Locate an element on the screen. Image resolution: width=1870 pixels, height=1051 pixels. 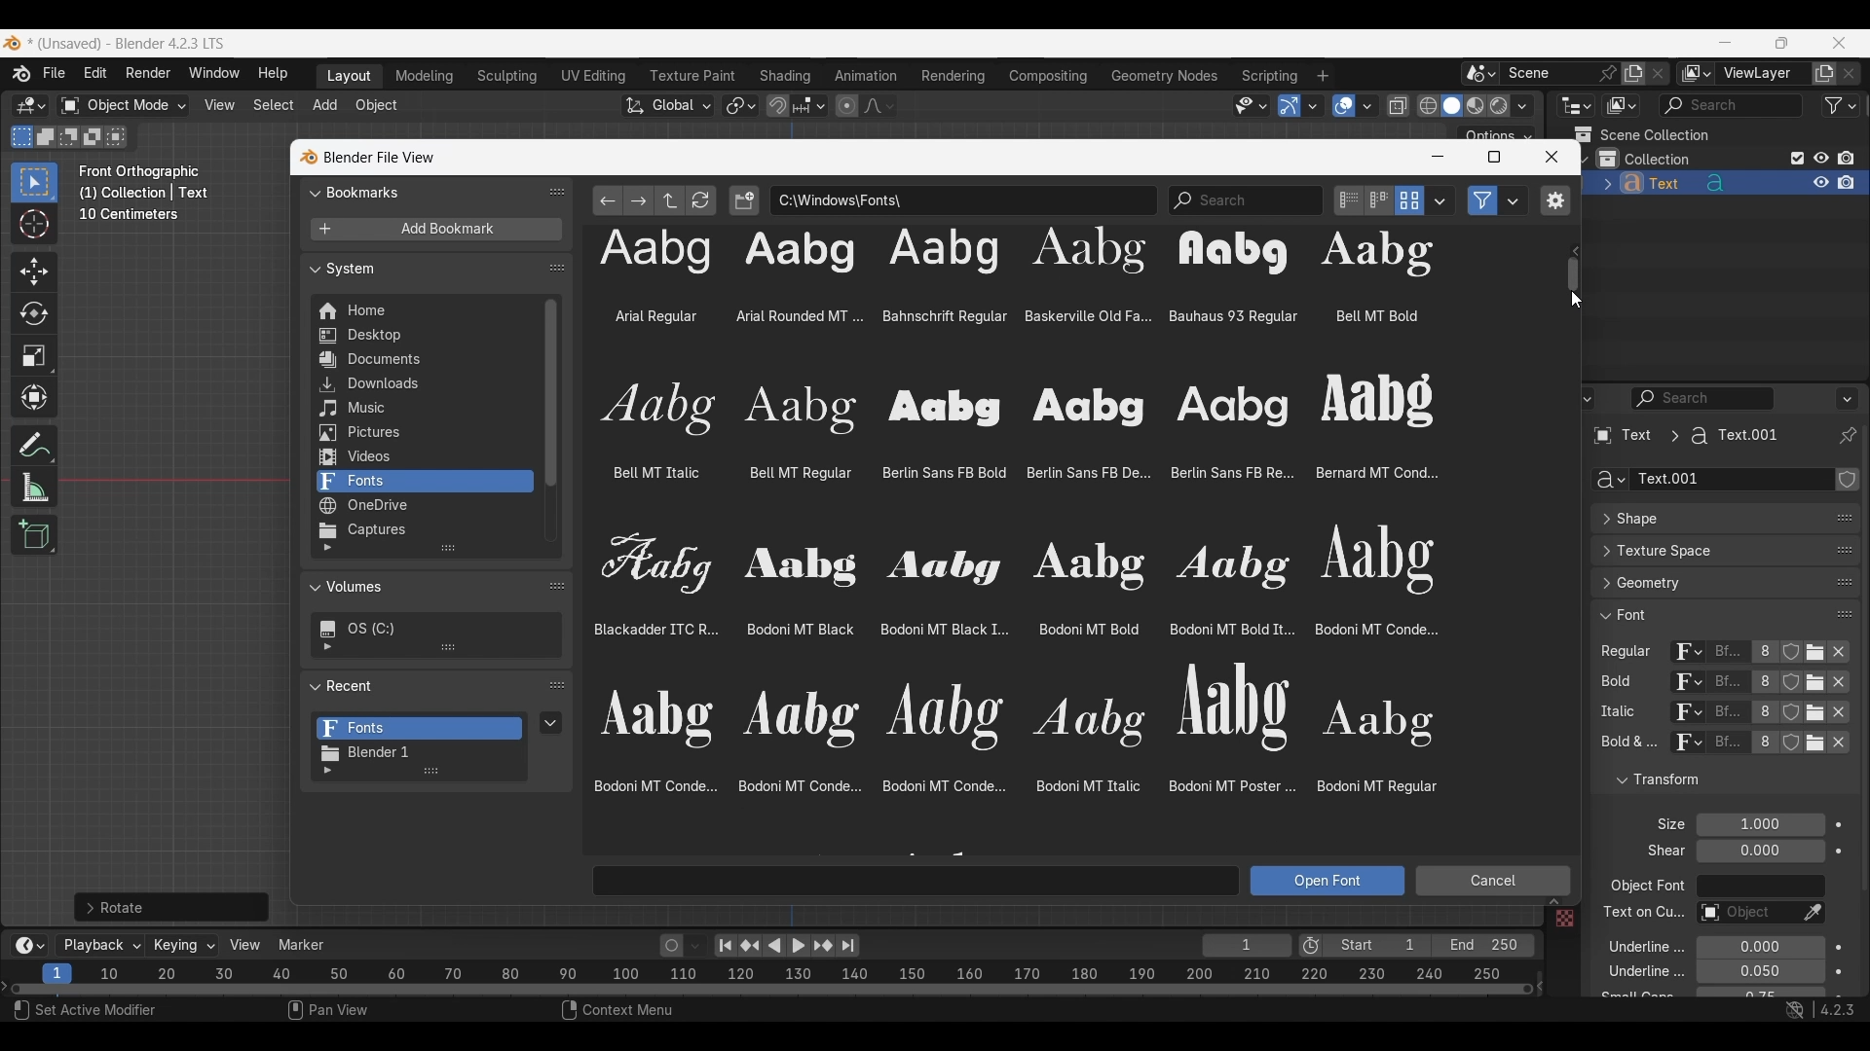
Marker is located at coordinates (302, 945).